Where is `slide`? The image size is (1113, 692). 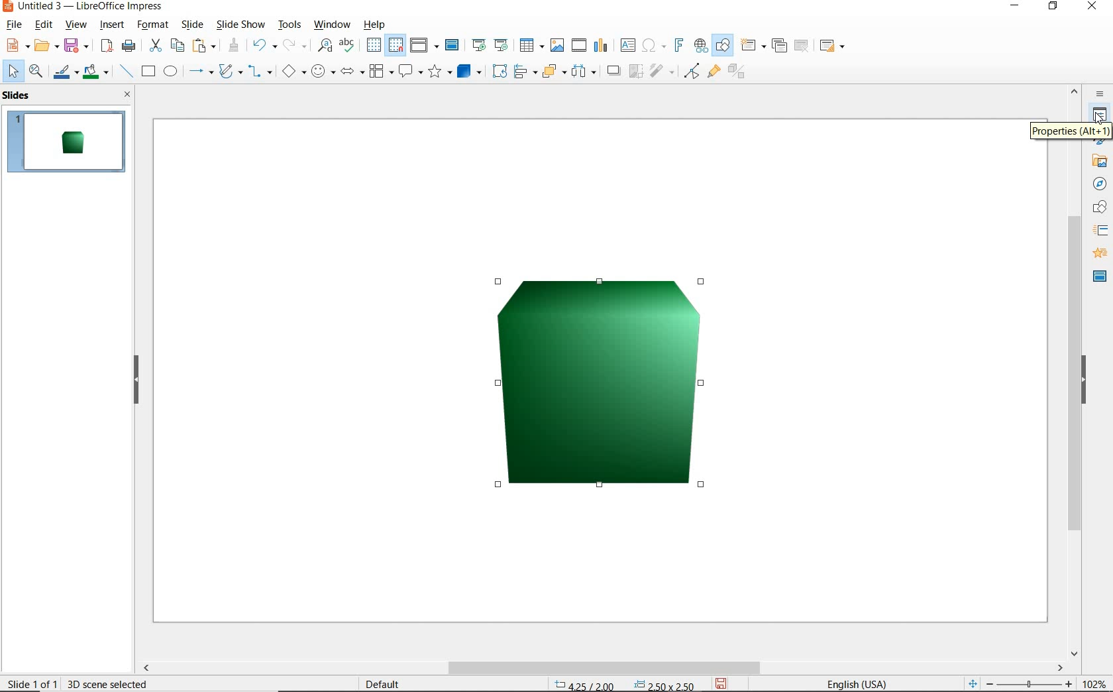 slide is located at coordinates (191, 25).